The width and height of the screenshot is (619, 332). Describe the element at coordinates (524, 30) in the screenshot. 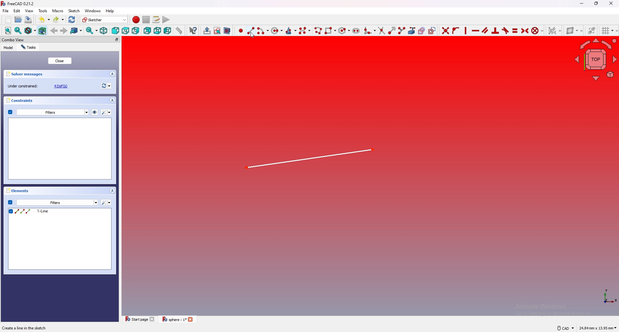

I see `Constraint Symmetrical` at that location.